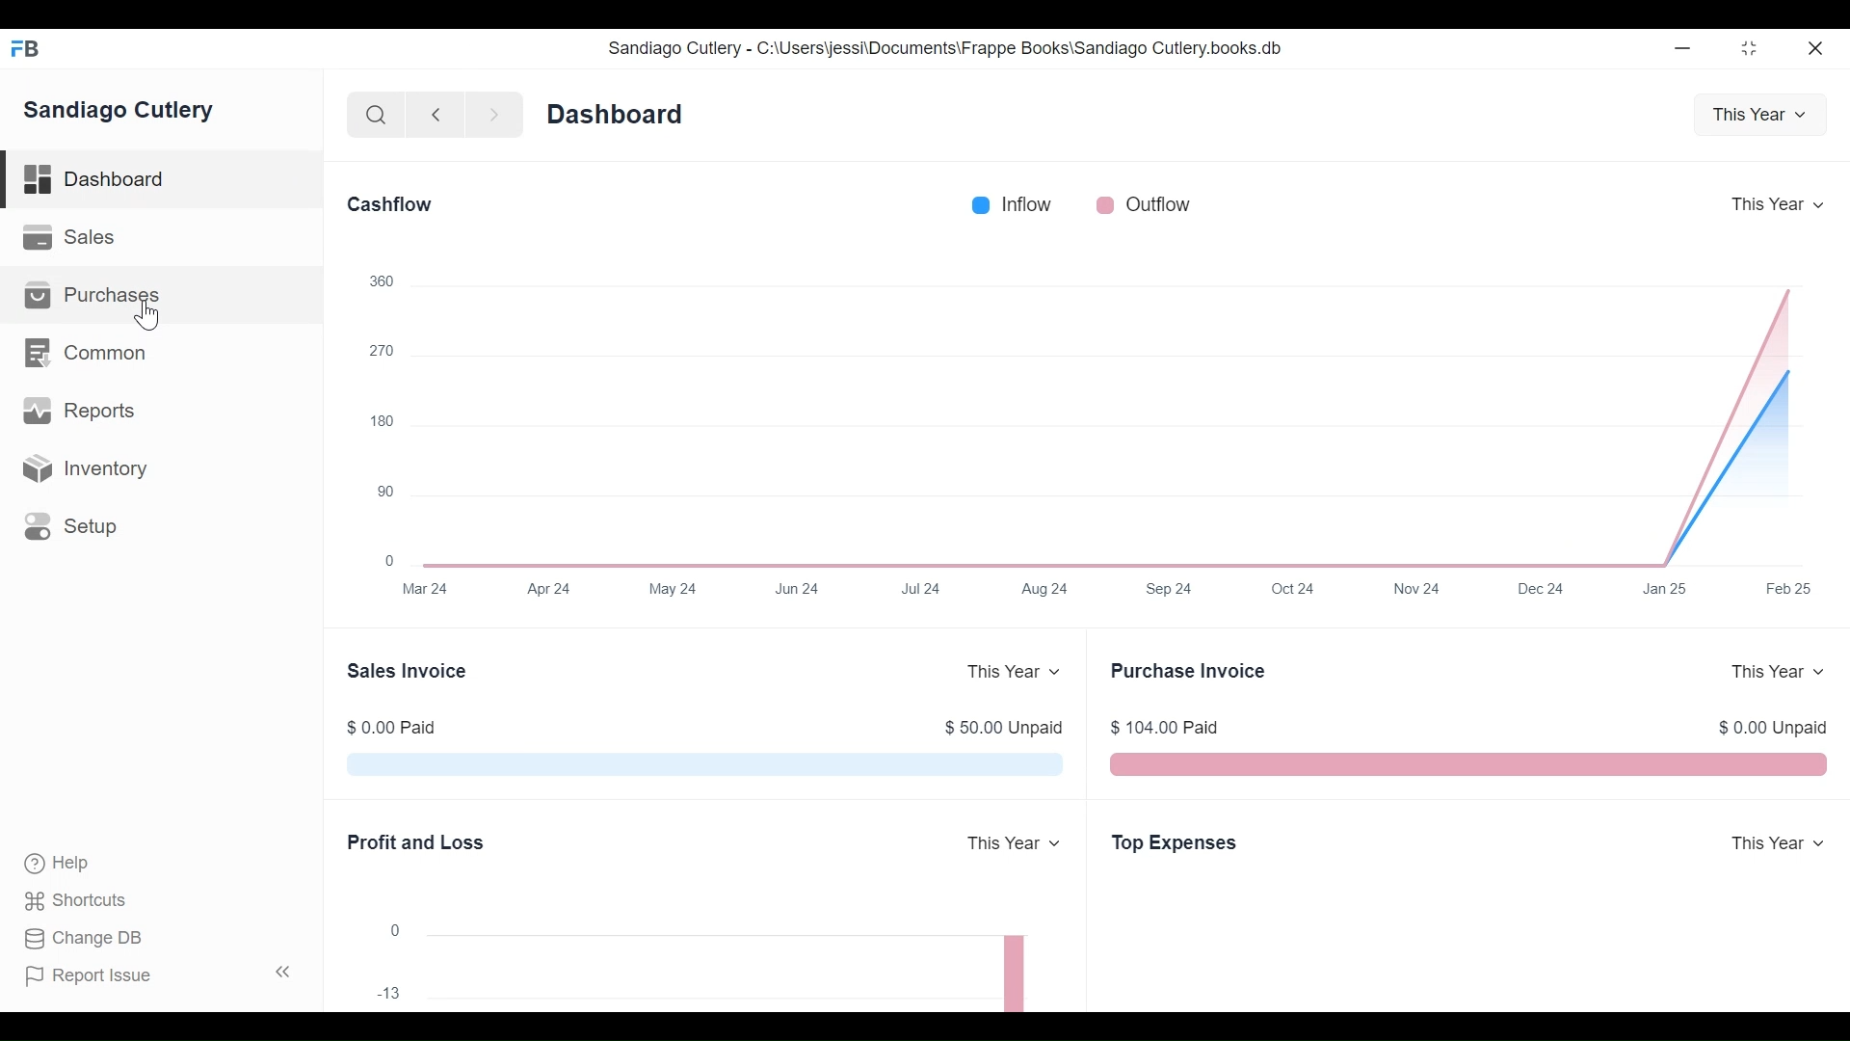 This screenshot has height=1041, width=1850. I want to click on Cashflow, so click(393, 205).